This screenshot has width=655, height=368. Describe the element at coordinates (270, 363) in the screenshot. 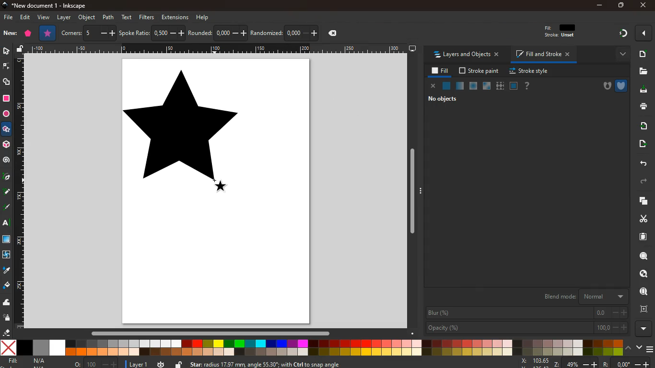

I see `Star: radius 17.97 mm angle 55.30; with Ctrl to snap angle` at that location.